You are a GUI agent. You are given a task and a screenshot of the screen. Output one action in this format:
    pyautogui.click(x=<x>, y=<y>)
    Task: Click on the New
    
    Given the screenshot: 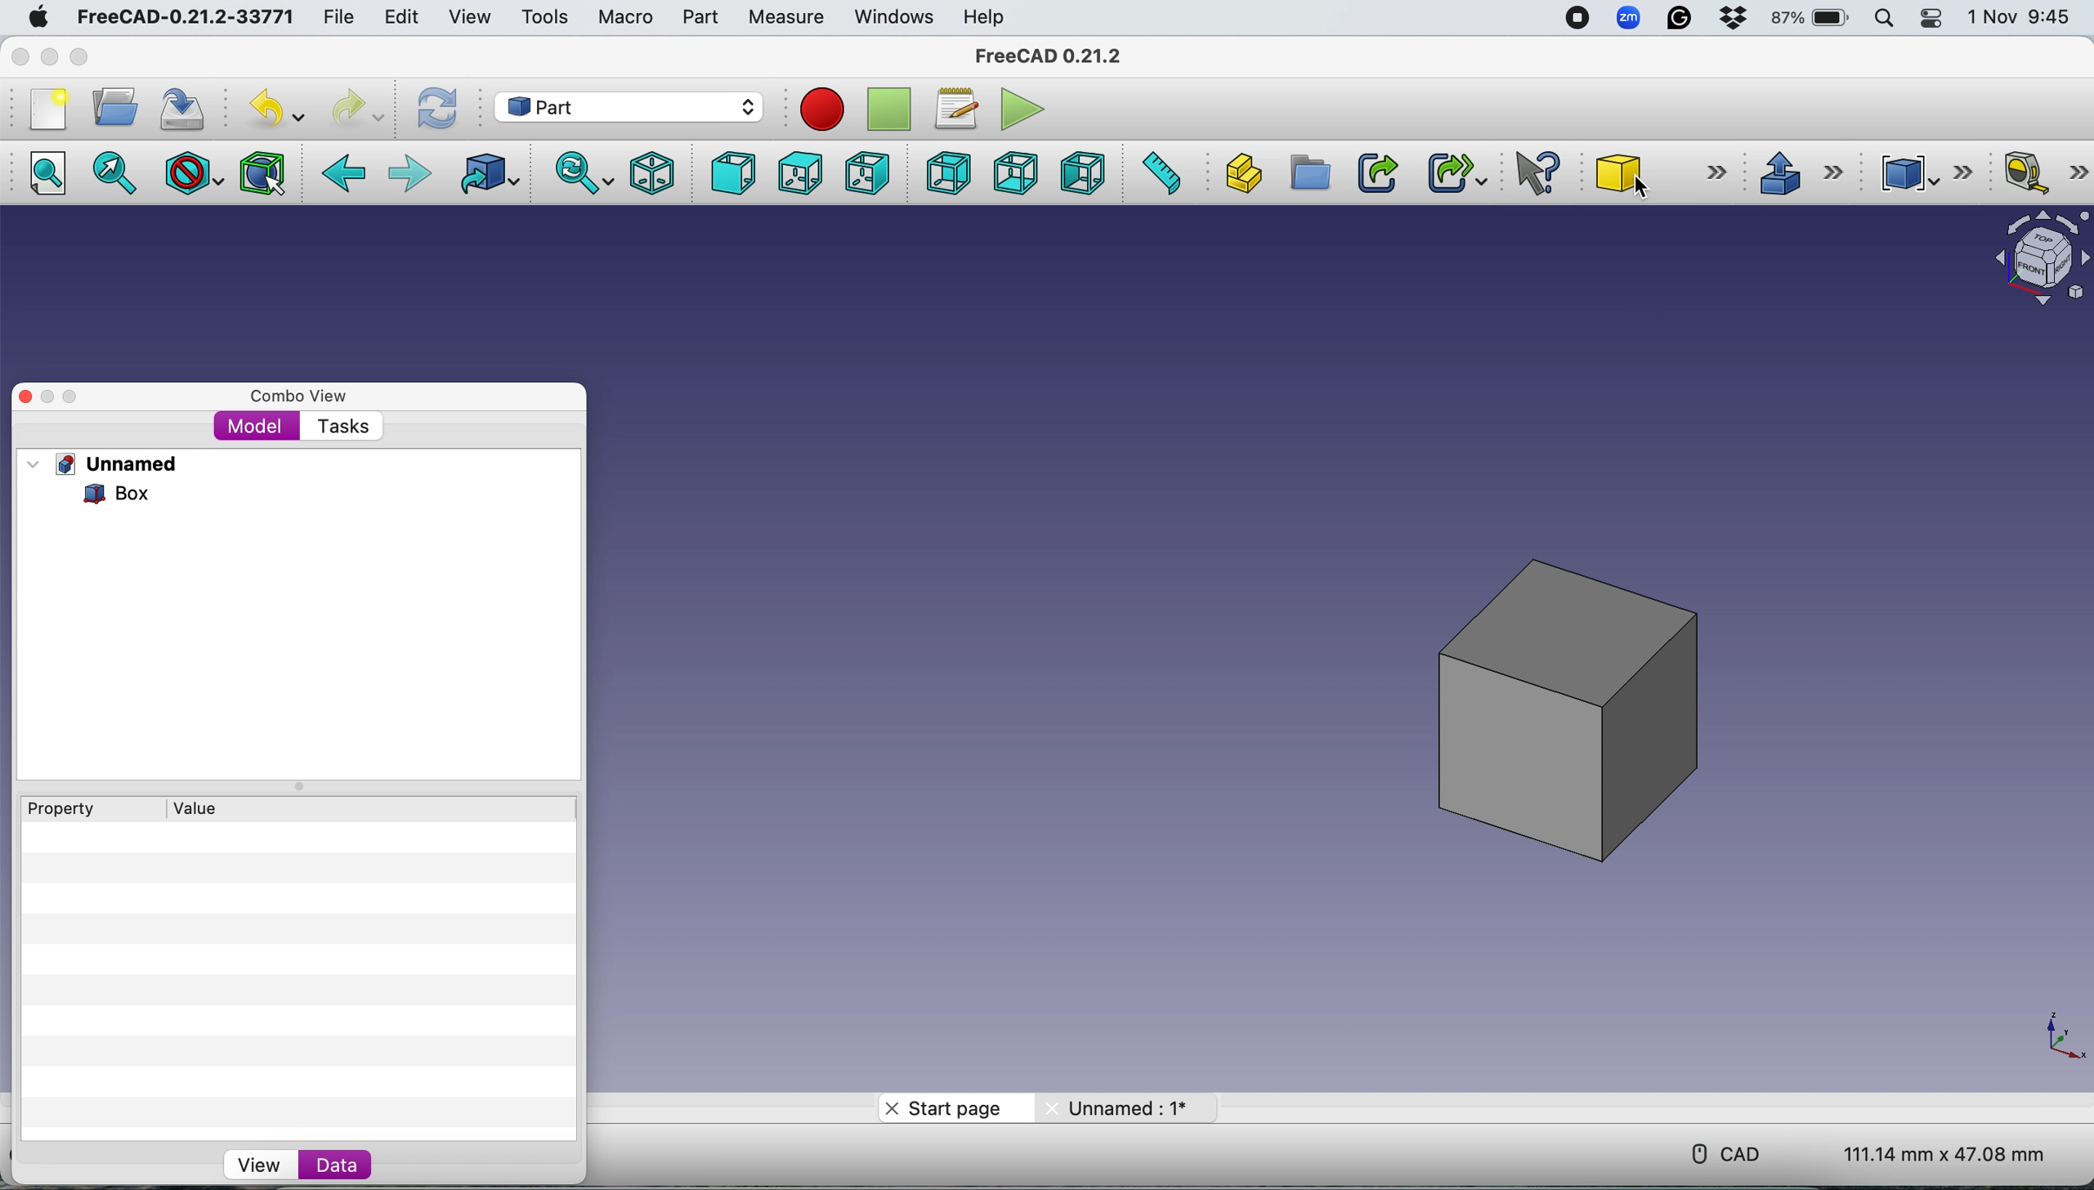 What is the action you would take?
    pyautogui.click(x=47, y=110)
    